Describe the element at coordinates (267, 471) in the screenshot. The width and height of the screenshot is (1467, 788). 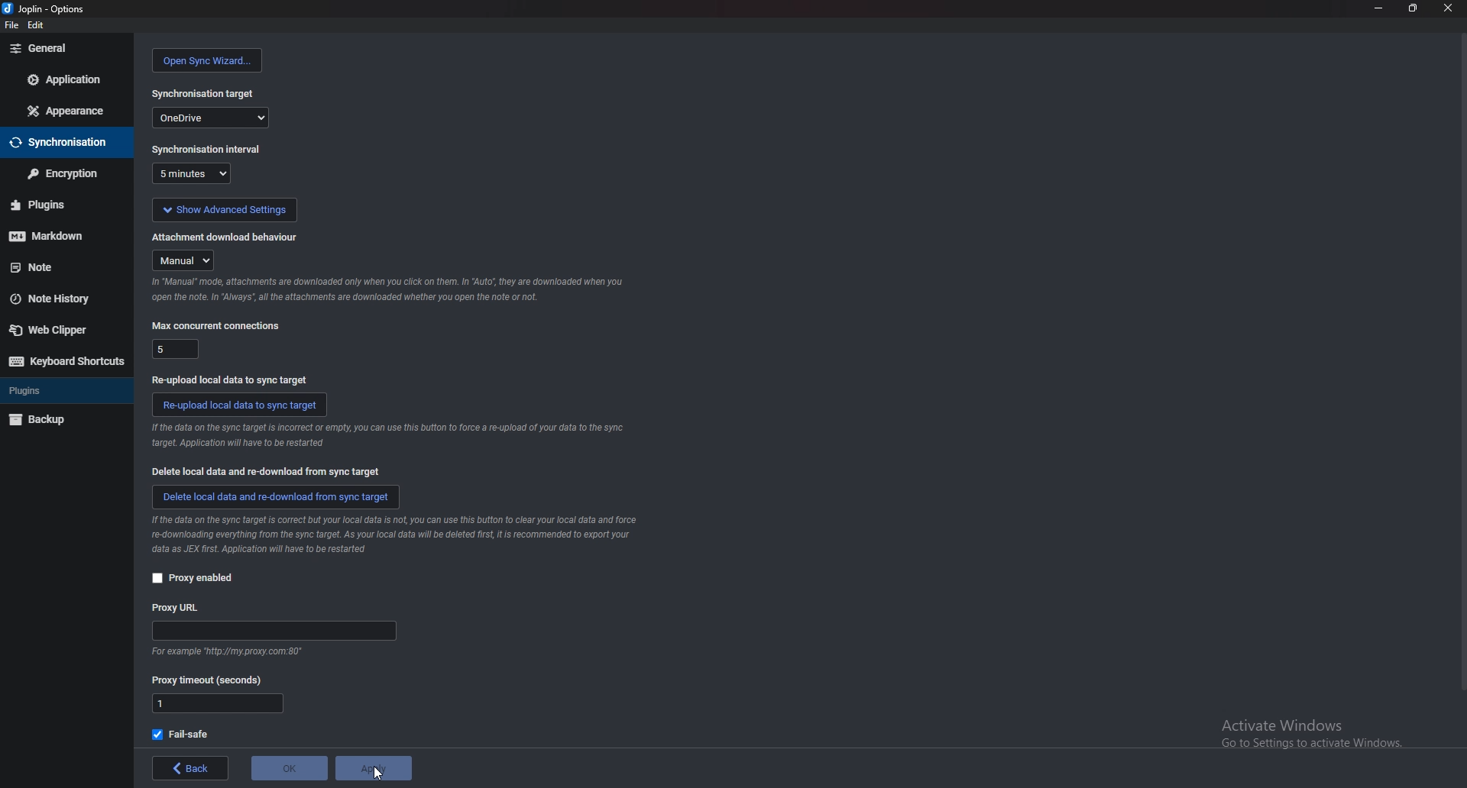
I see `delete local data` at that location.